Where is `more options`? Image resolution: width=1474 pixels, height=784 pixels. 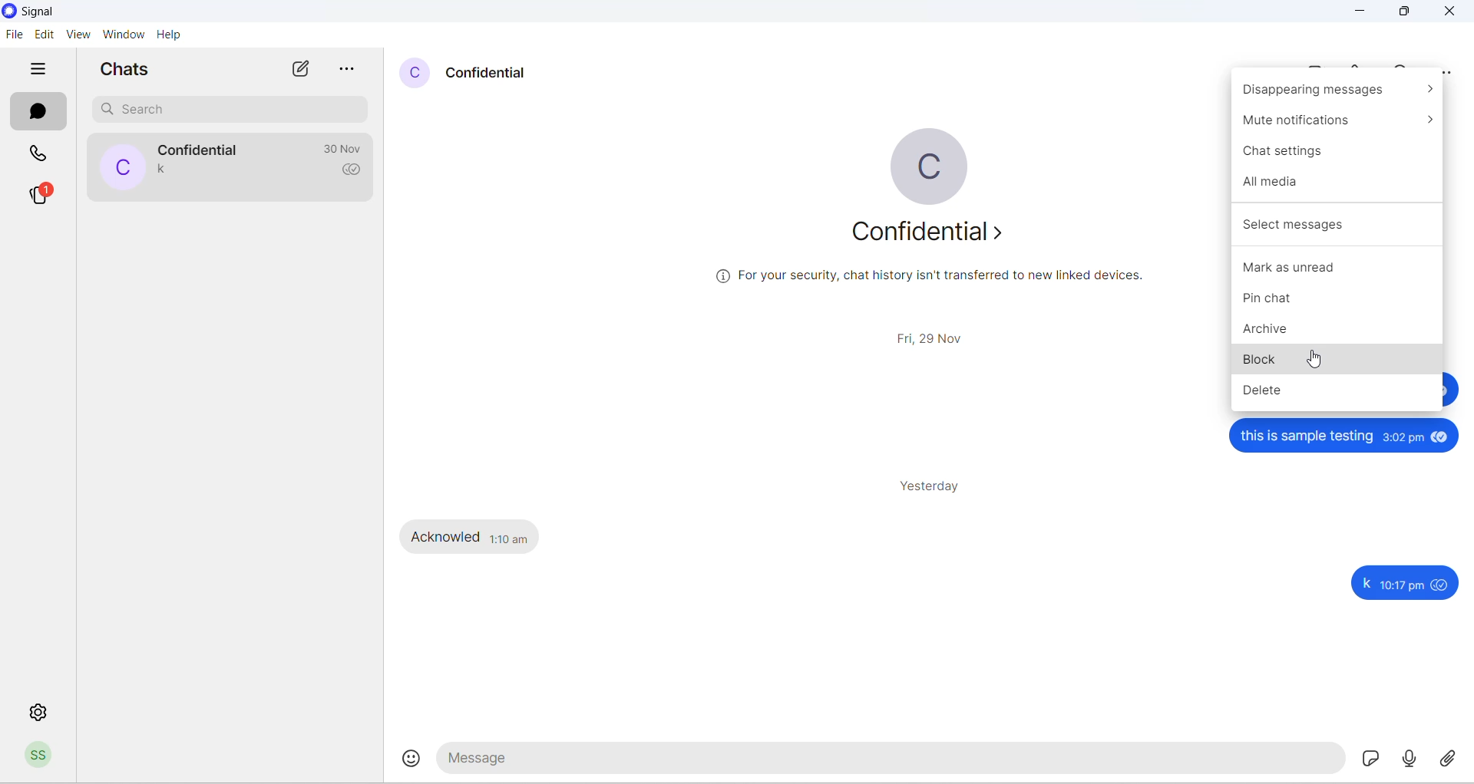 more options is located at coordinates (1450, 68).